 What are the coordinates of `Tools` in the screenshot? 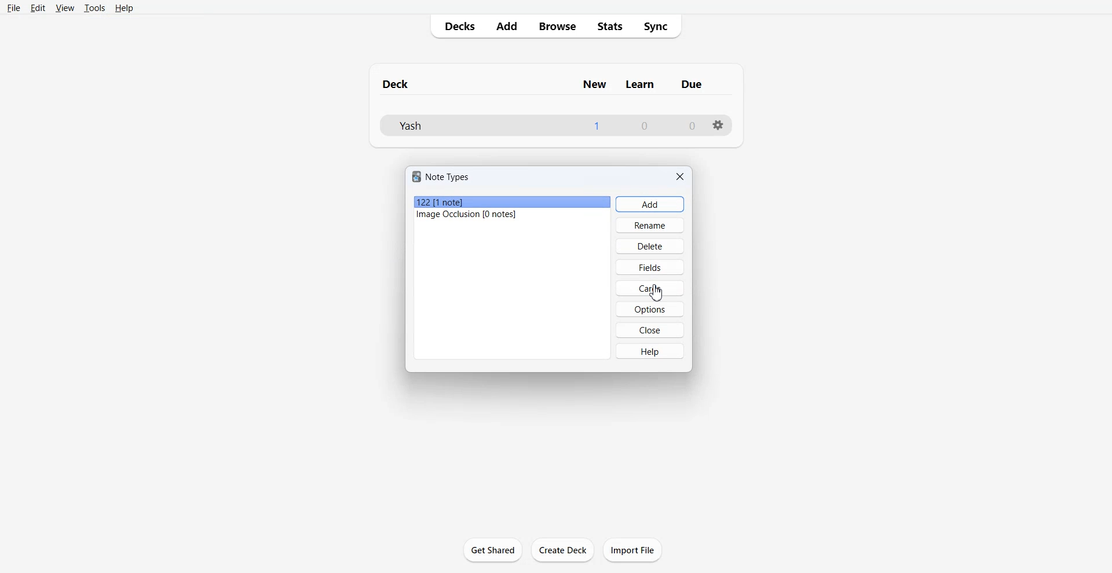 It's located at (95, 8).